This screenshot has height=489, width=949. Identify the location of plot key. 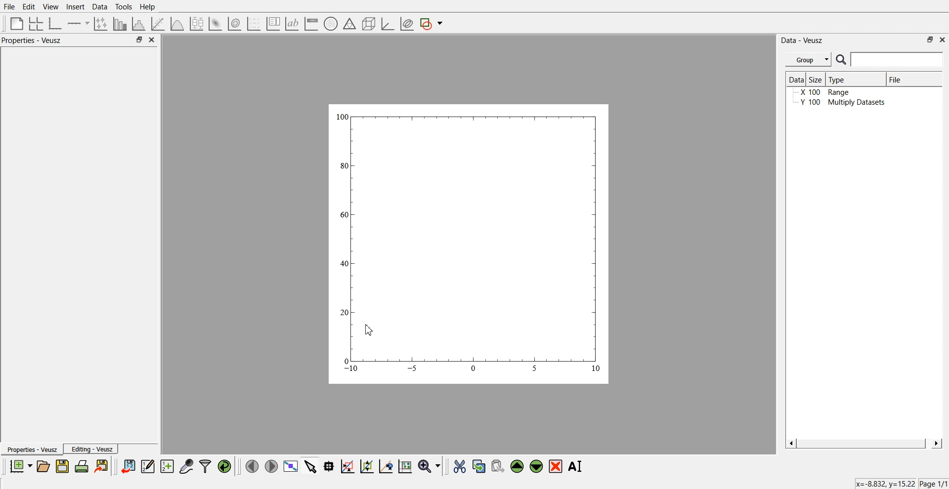
(273, 24).